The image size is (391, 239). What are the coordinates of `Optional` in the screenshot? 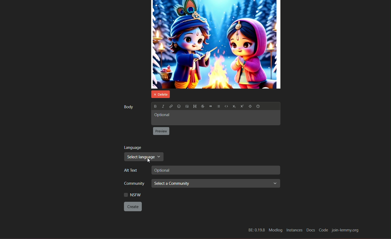 It's located at (215, 170).